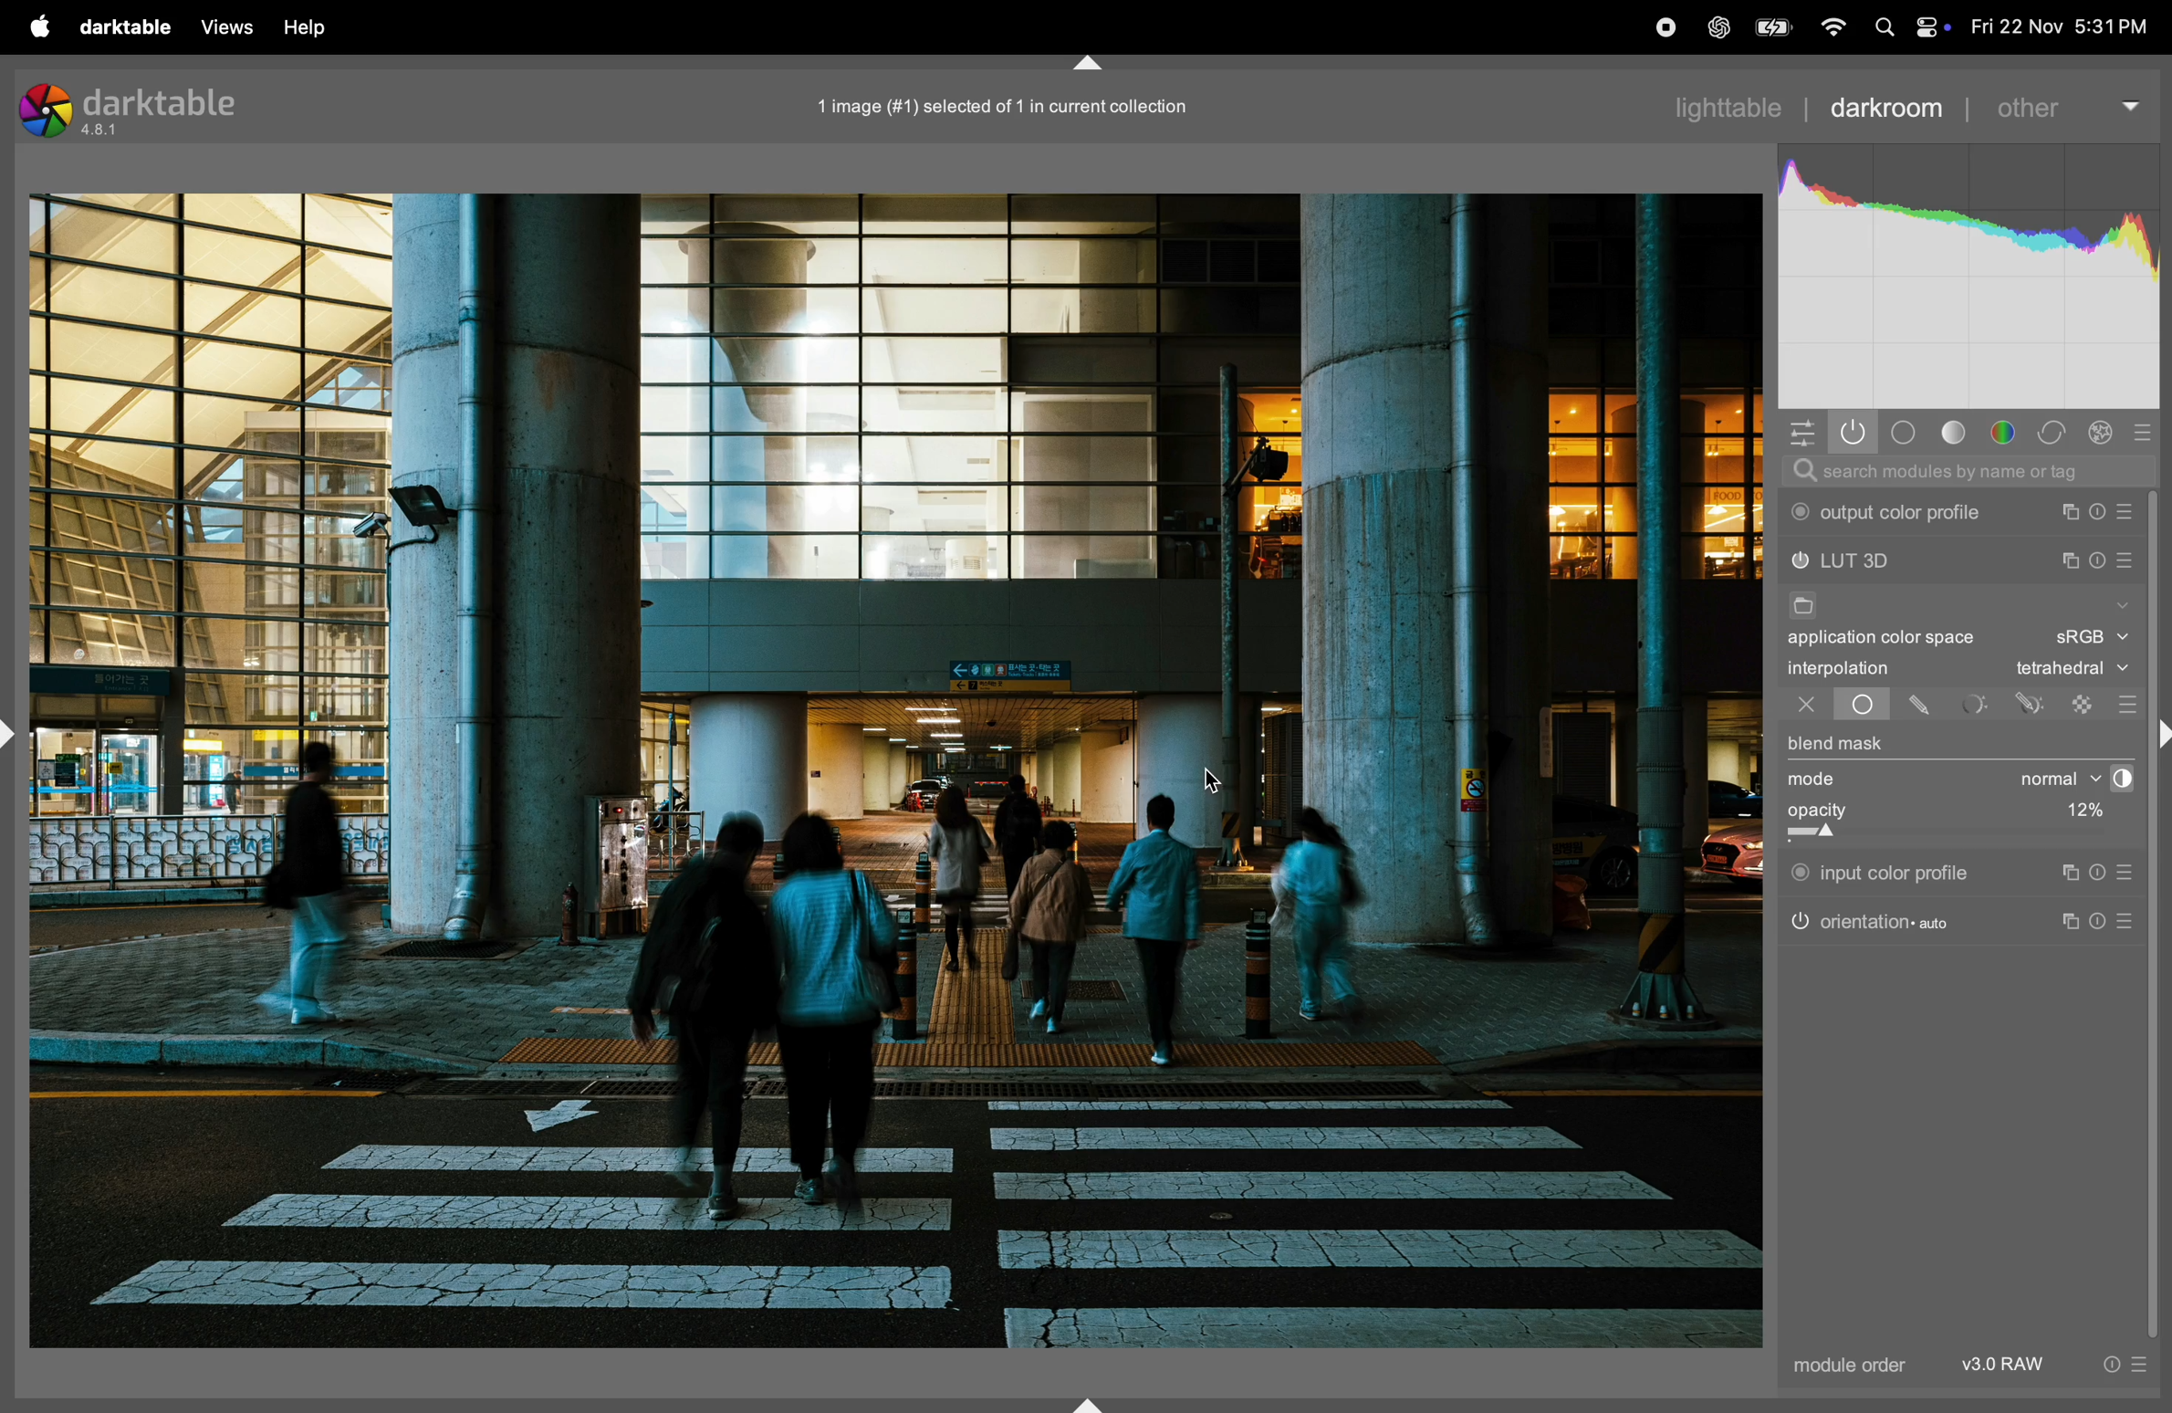  I want to click on off, so click(1806, 706).